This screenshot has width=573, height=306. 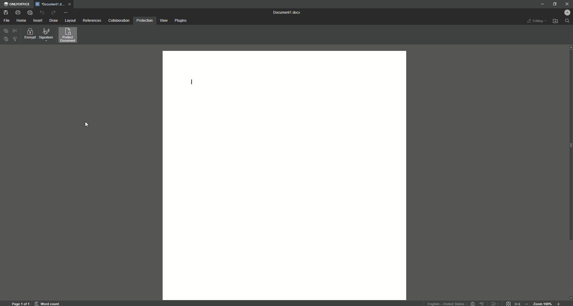 What do you see at coordinates (85, 124) in the screenshot?
I see `Cursor` at bounding box center [85, 124].